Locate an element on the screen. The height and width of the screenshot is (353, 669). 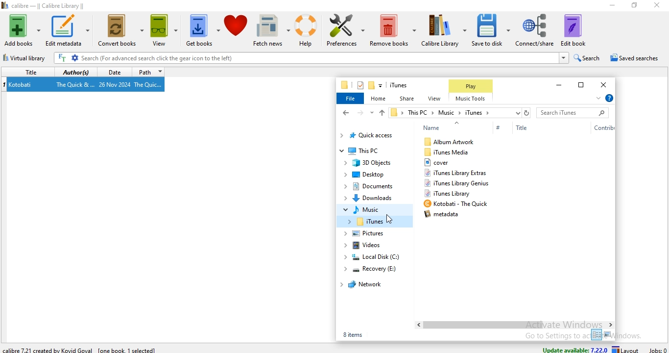
iTunes Library is located at coordinates (448, 195).